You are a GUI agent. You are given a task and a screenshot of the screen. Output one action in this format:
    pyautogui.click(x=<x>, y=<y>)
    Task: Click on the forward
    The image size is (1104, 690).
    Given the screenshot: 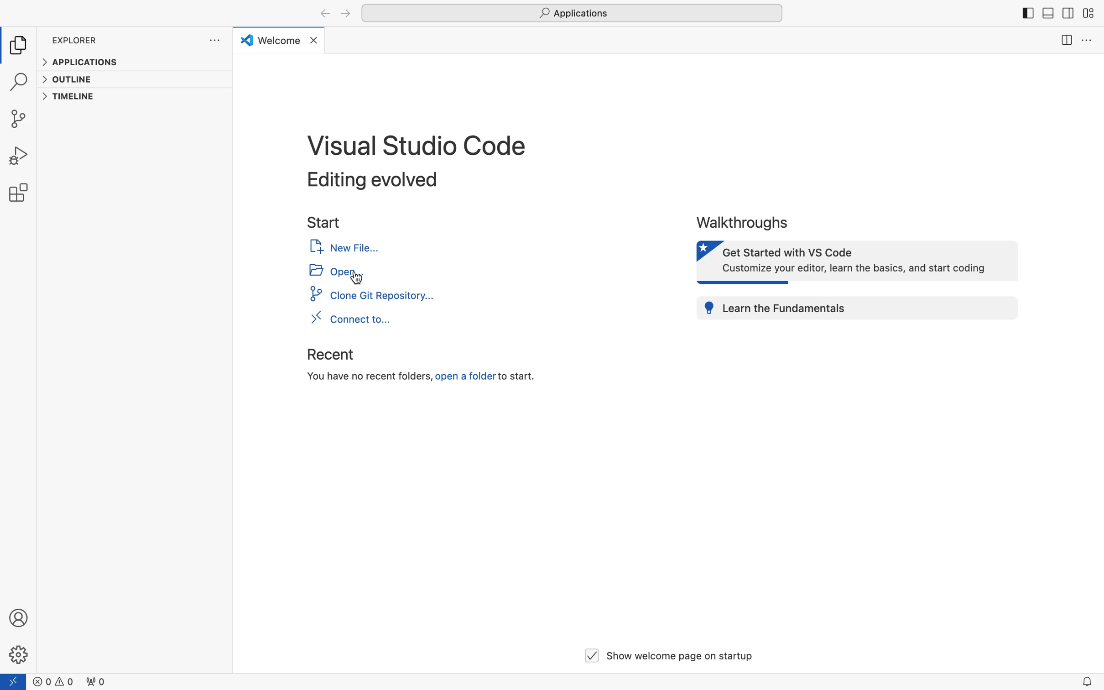 What is the action you would take?
    pyautogui.click(x=344, y=13)
    